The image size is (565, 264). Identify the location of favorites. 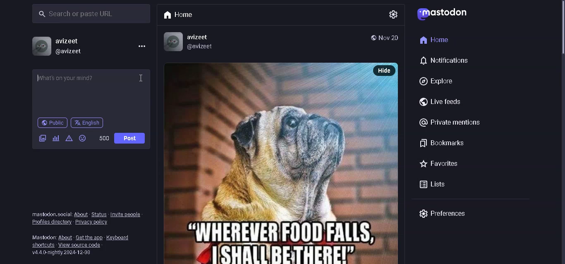
(446, 164).